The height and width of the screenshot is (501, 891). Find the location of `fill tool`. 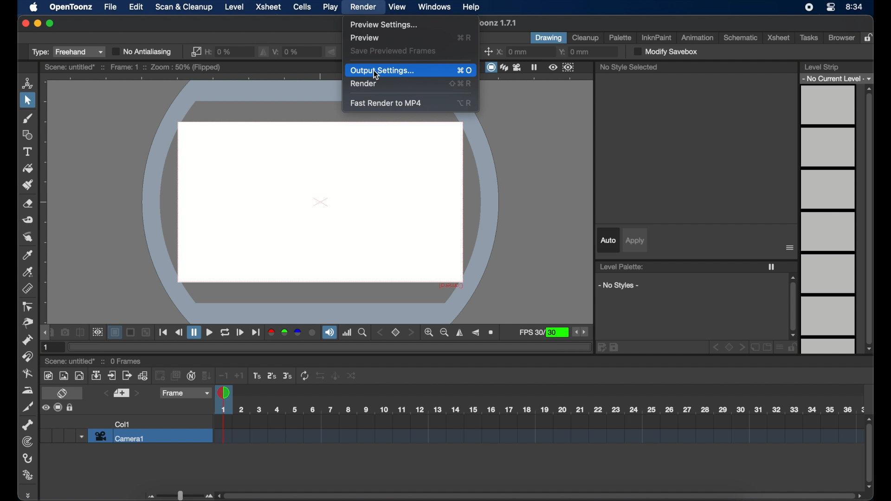

fill tool is located at coordinates (28, 169).